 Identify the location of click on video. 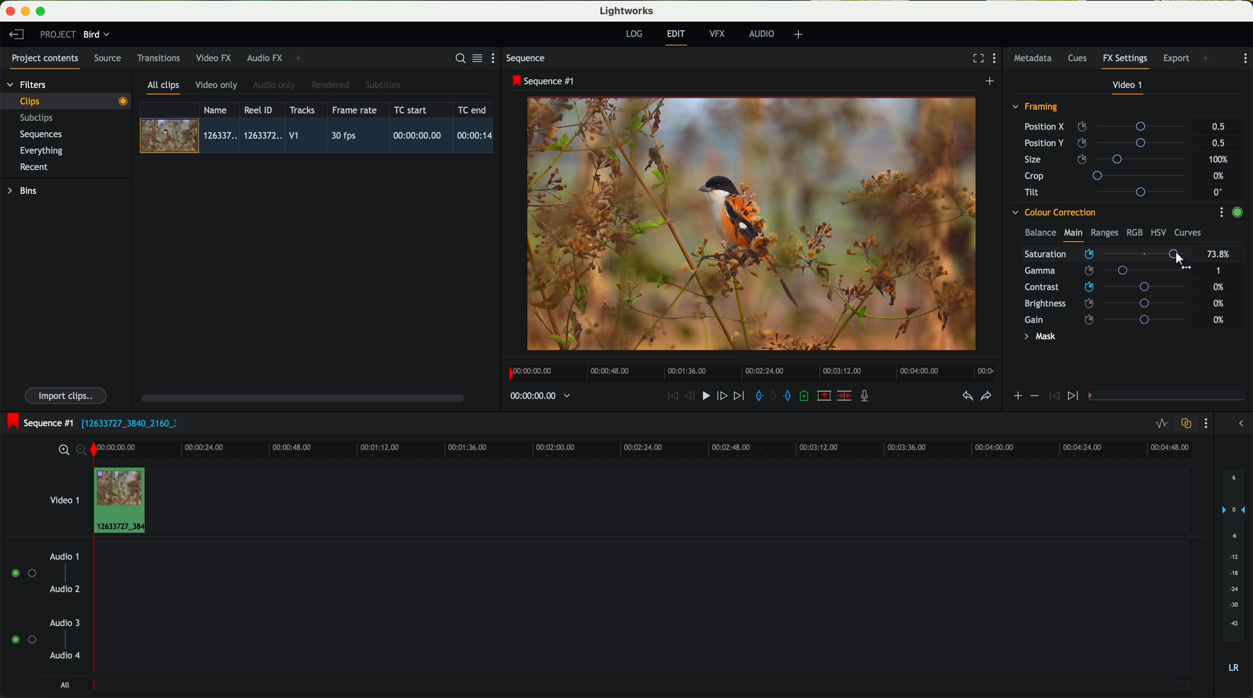
(320, 137).